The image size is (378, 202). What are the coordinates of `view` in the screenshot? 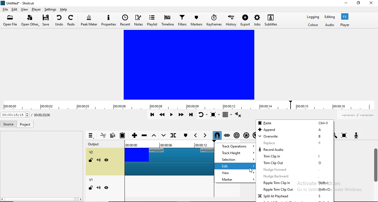 It's located at (235, 173).